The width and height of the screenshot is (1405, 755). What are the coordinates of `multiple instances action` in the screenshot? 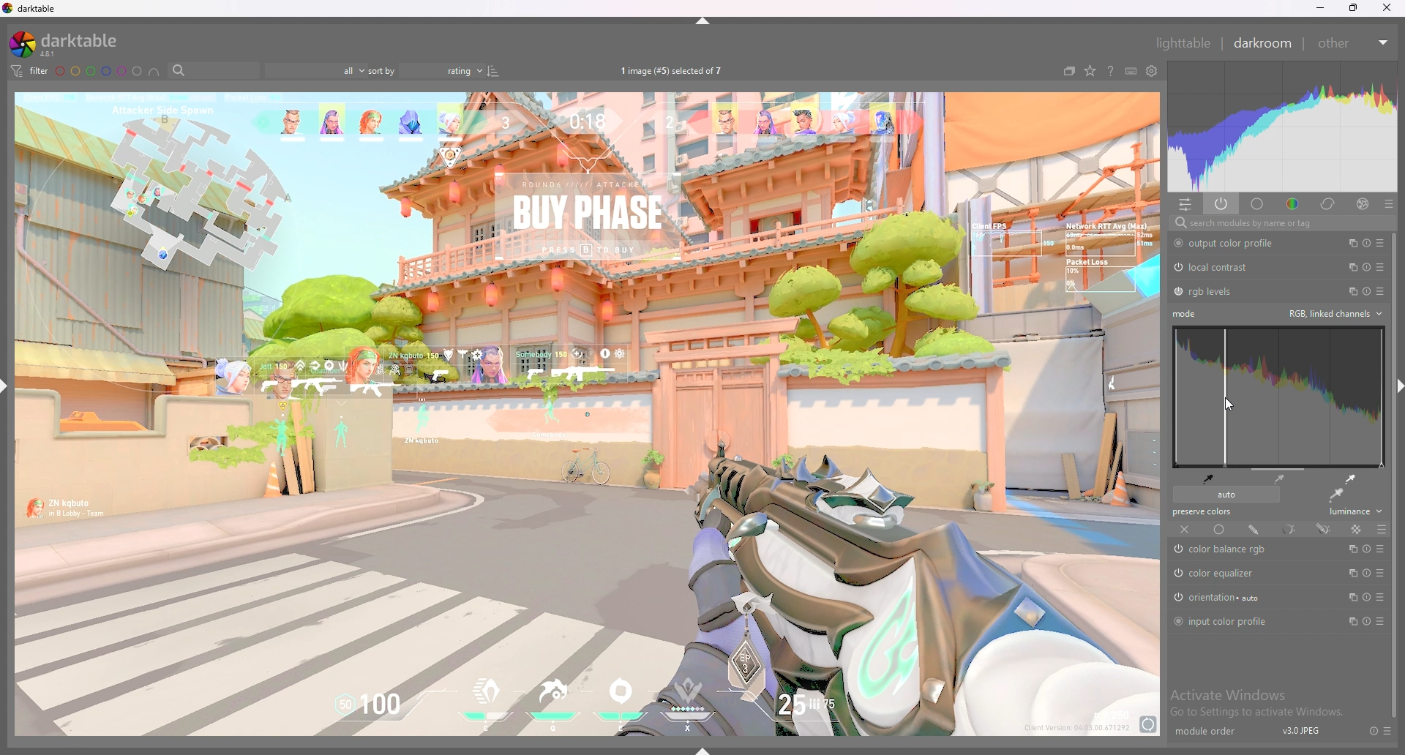 It's located at (1352, 549).